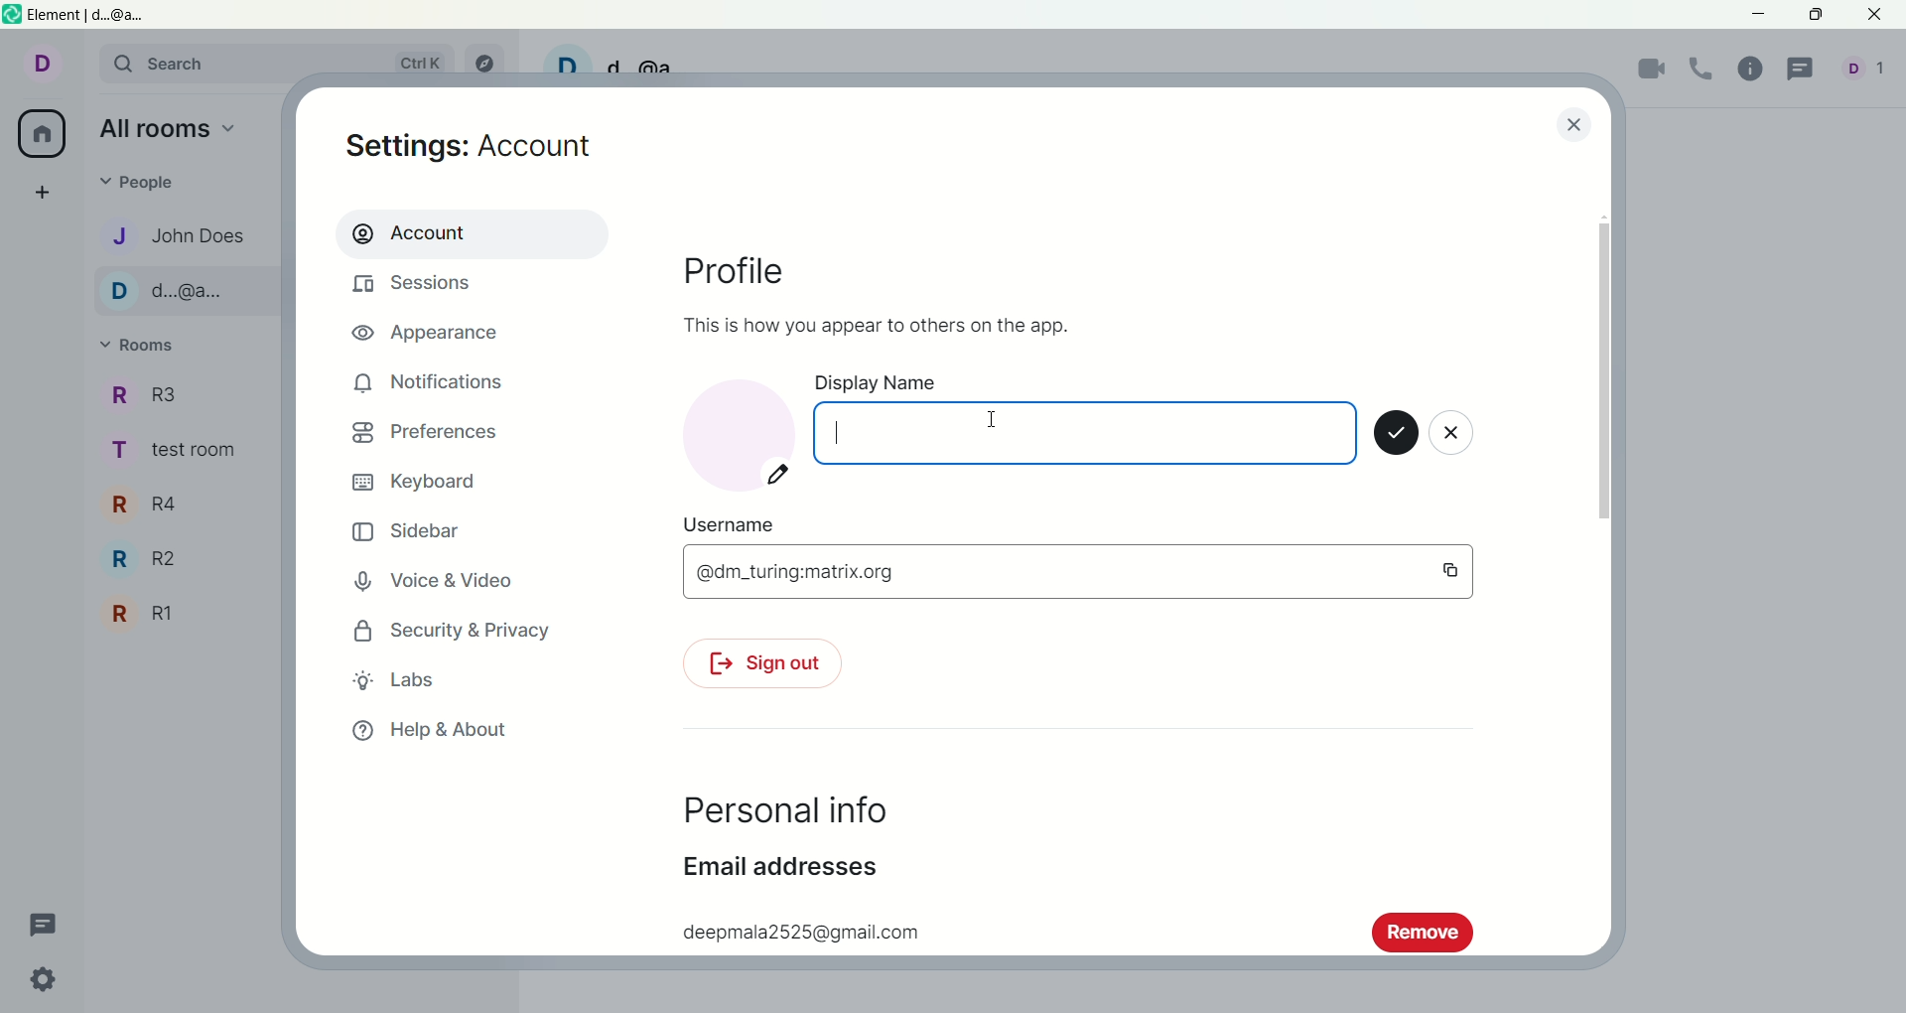 The width and height of the screenshot is (1906, 1013). What do you see at coordinates (430, 382) in the screenshot?
I see `notifications` at bounding box center [430, 382].